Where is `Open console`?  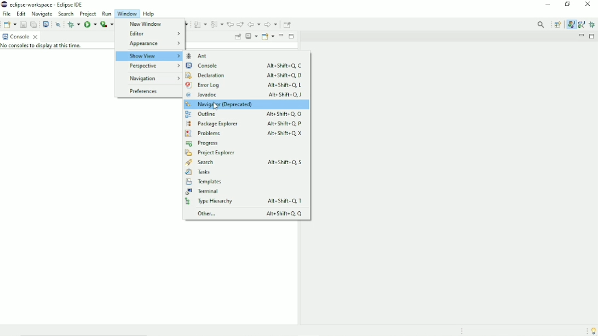
Open console is located at coordinates (268, 36).